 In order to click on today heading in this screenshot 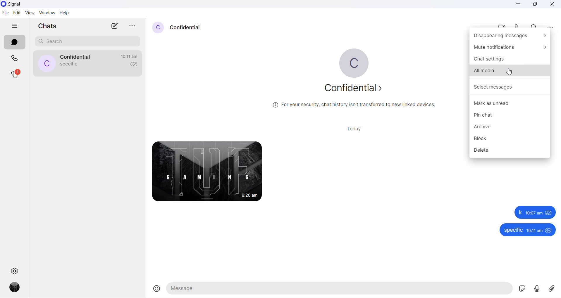, I will do `click(354, 128)`.